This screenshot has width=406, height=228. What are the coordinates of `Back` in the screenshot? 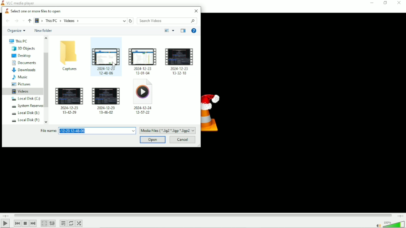 It's located at (8, 21).